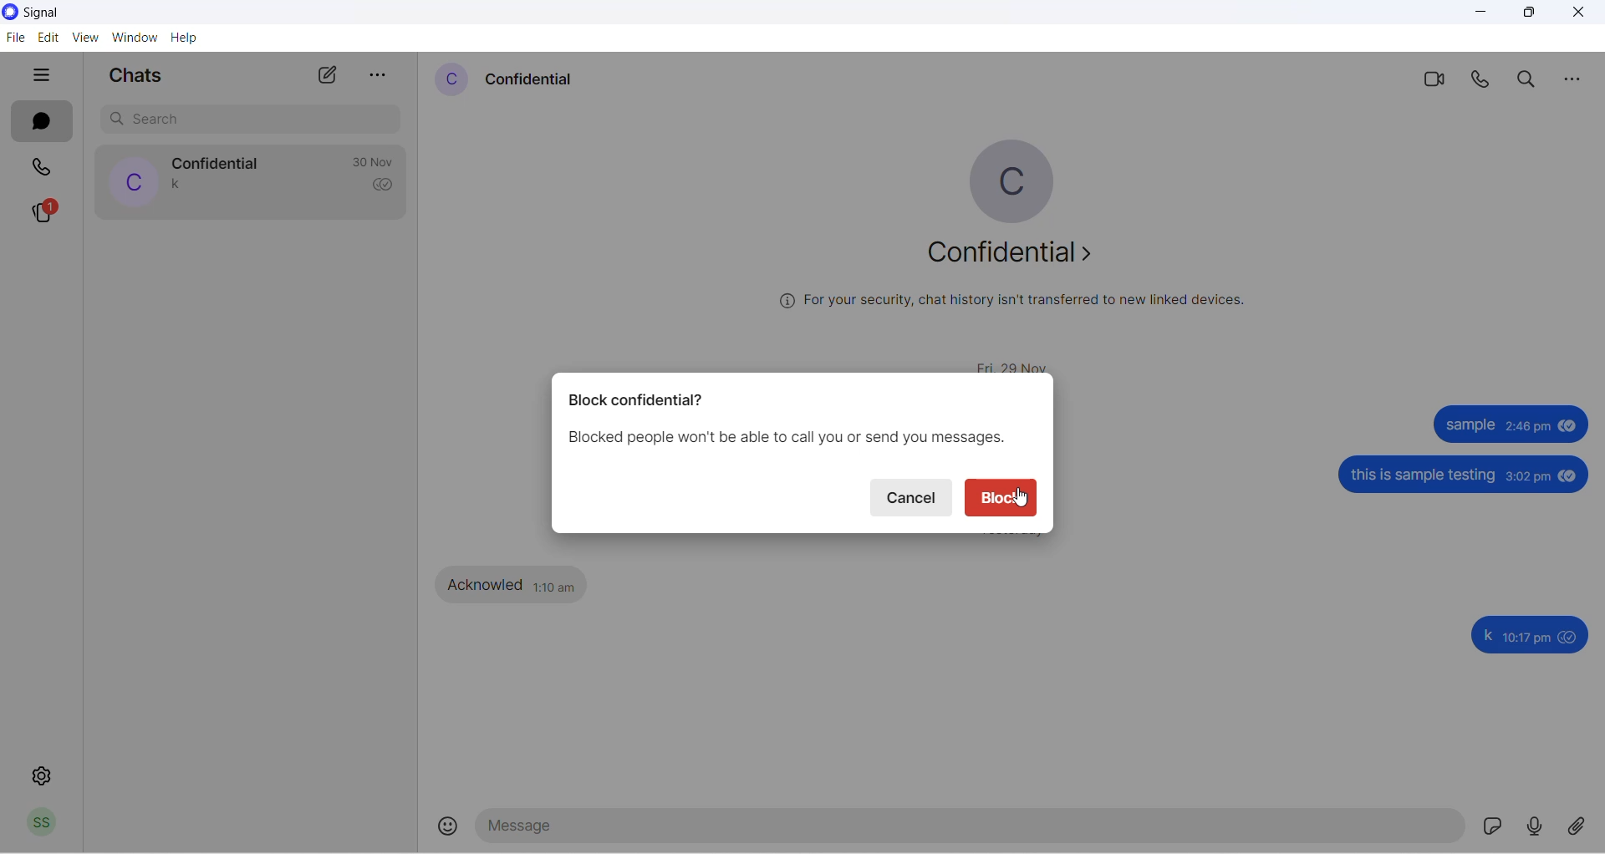 The height and width of the screenshot is (854, 1605). Describe the element at coordinates (452, 82) in the screenshot. I see `profile picture` at that location.